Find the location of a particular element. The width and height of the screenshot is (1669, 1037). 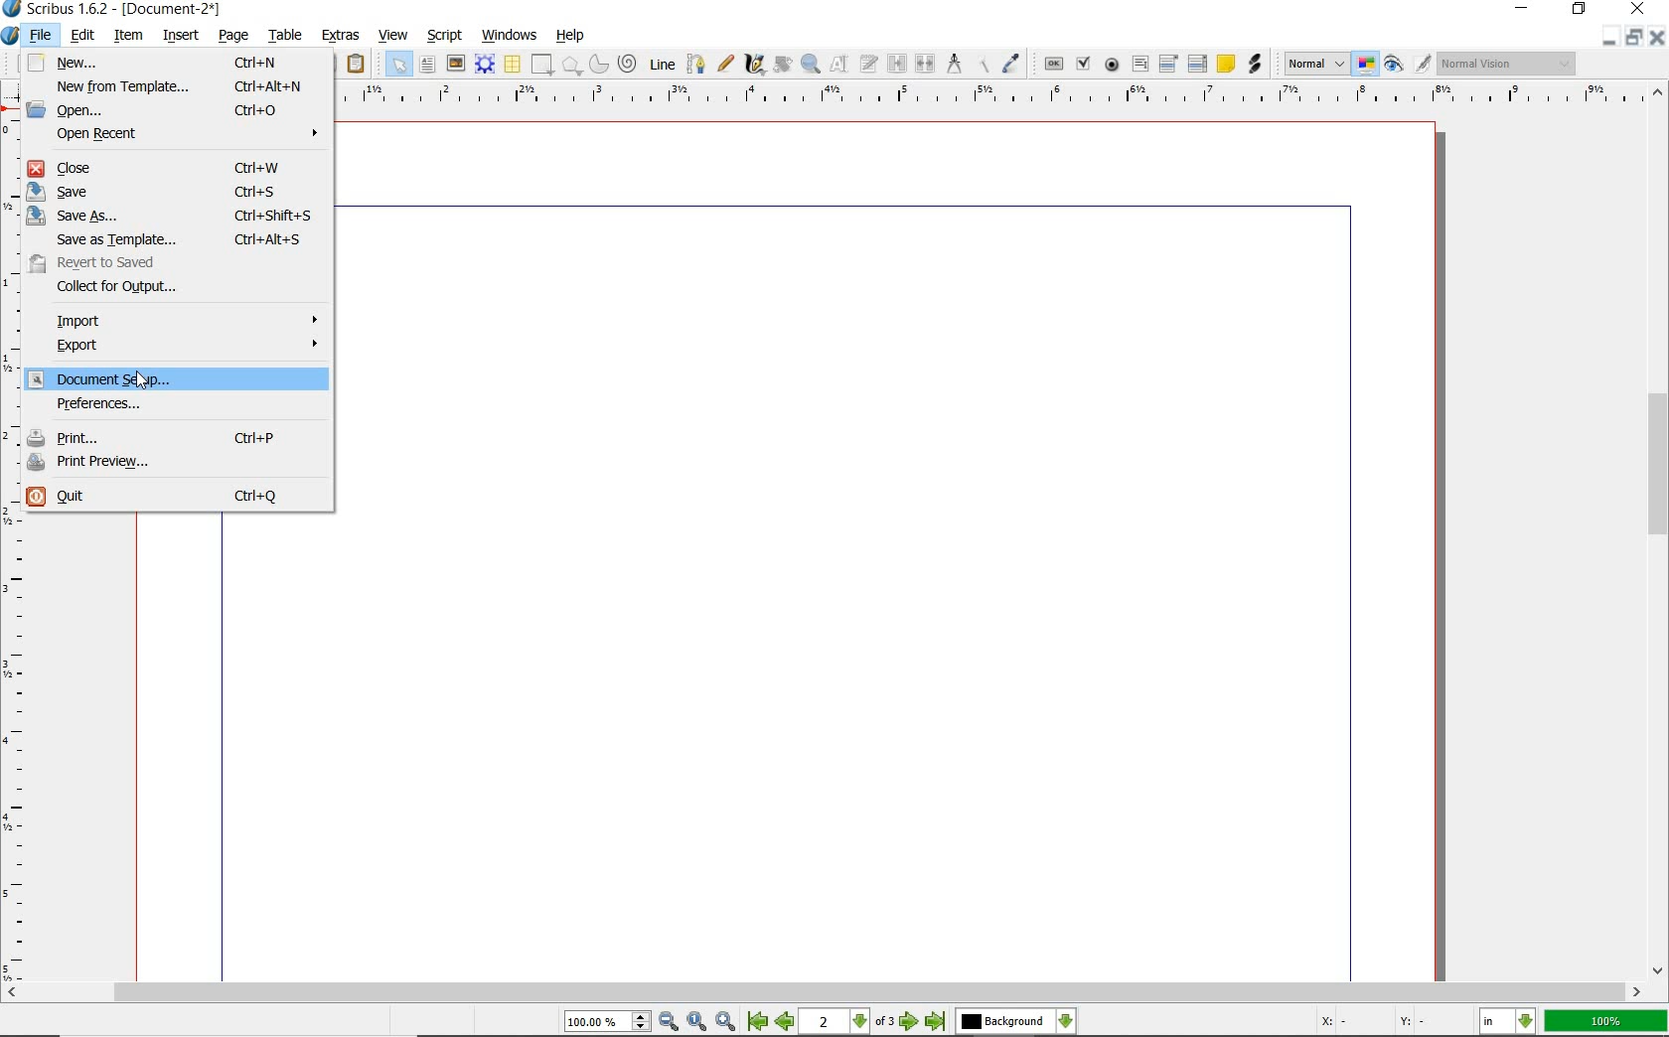

item is located at coordinates (128, 36).